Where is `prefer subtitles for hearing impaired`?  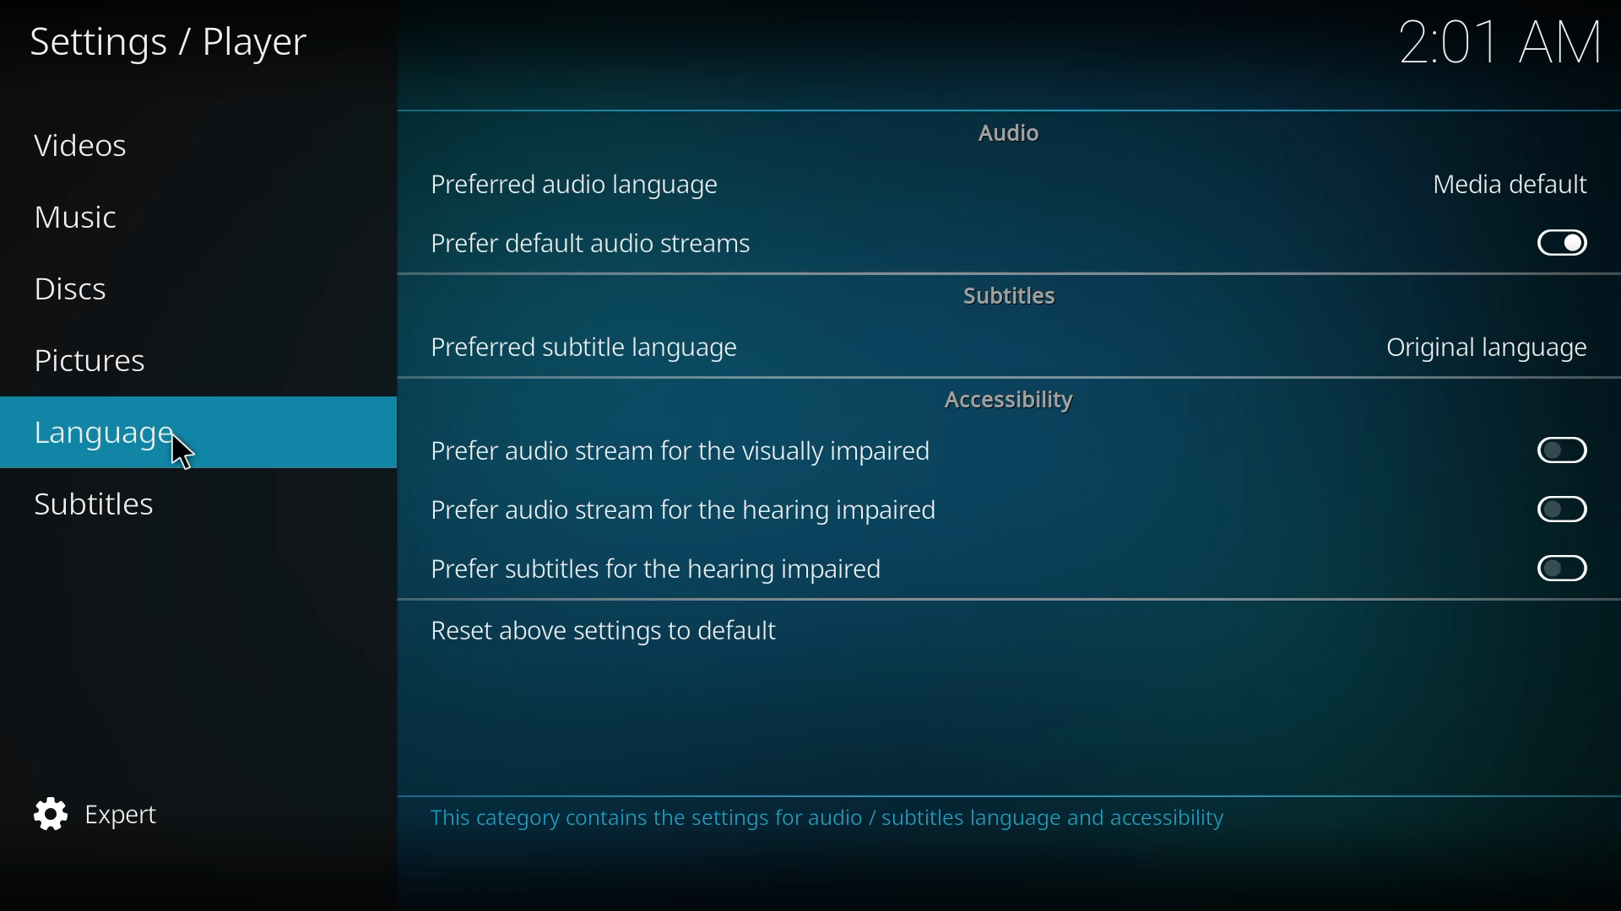 prefer subtitles for hearing impaired is located at coordinates (662, 569).